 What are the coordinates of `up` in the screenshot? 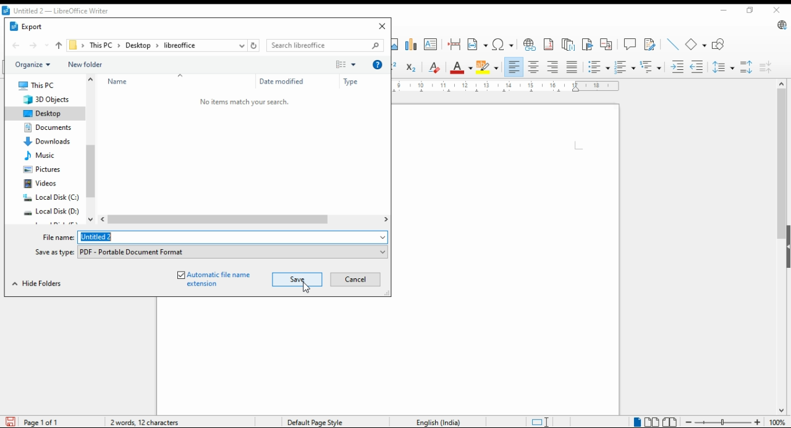 It's located at (59, 46).